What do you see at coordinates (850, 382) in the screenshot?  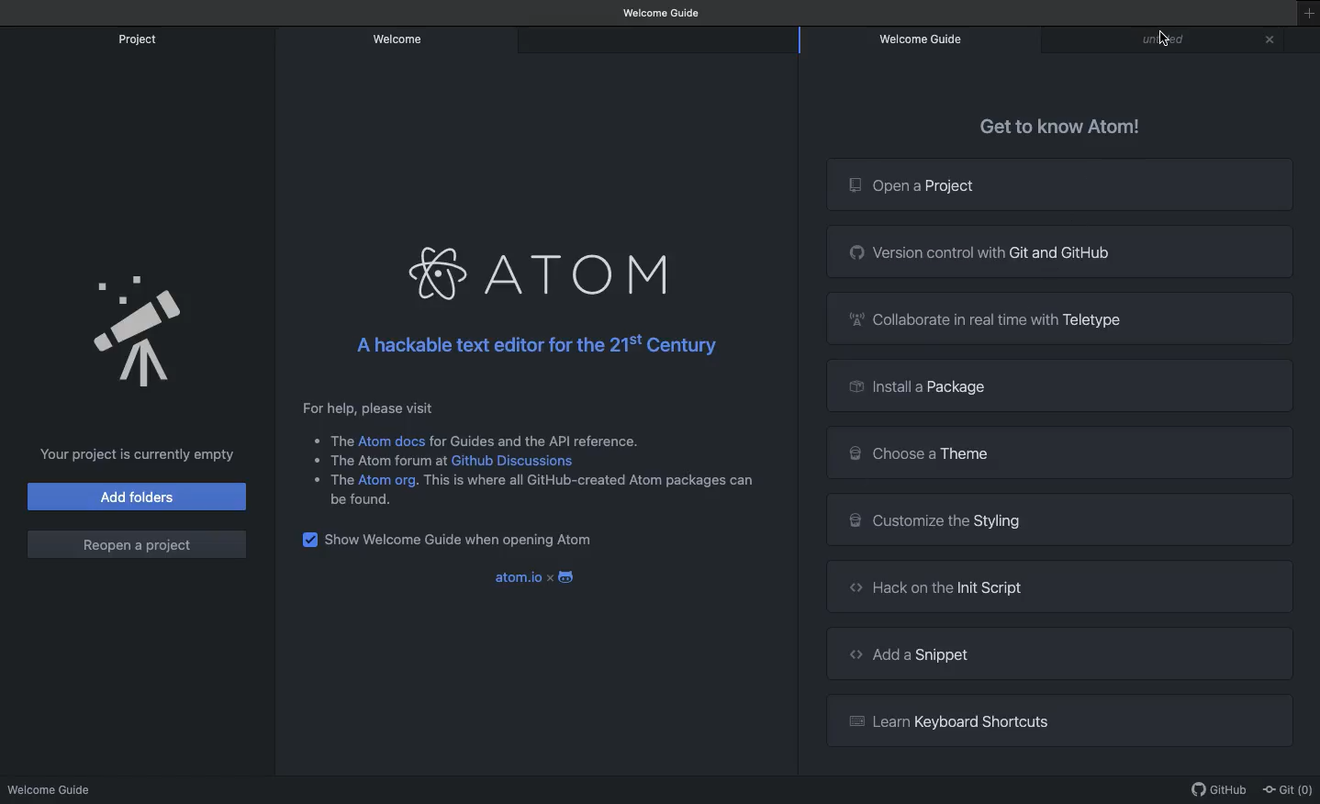 I see `packge logo` at bounding box center [850, 382].